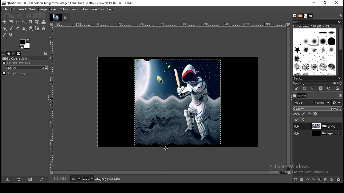  I want to click on tool option, so click(4, 53).